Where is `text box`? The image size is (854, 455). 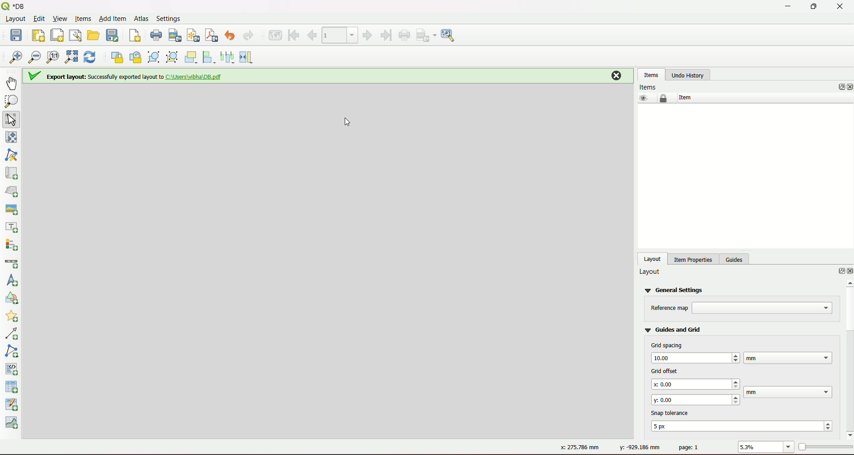 text box is located at coordinates (744, 426).